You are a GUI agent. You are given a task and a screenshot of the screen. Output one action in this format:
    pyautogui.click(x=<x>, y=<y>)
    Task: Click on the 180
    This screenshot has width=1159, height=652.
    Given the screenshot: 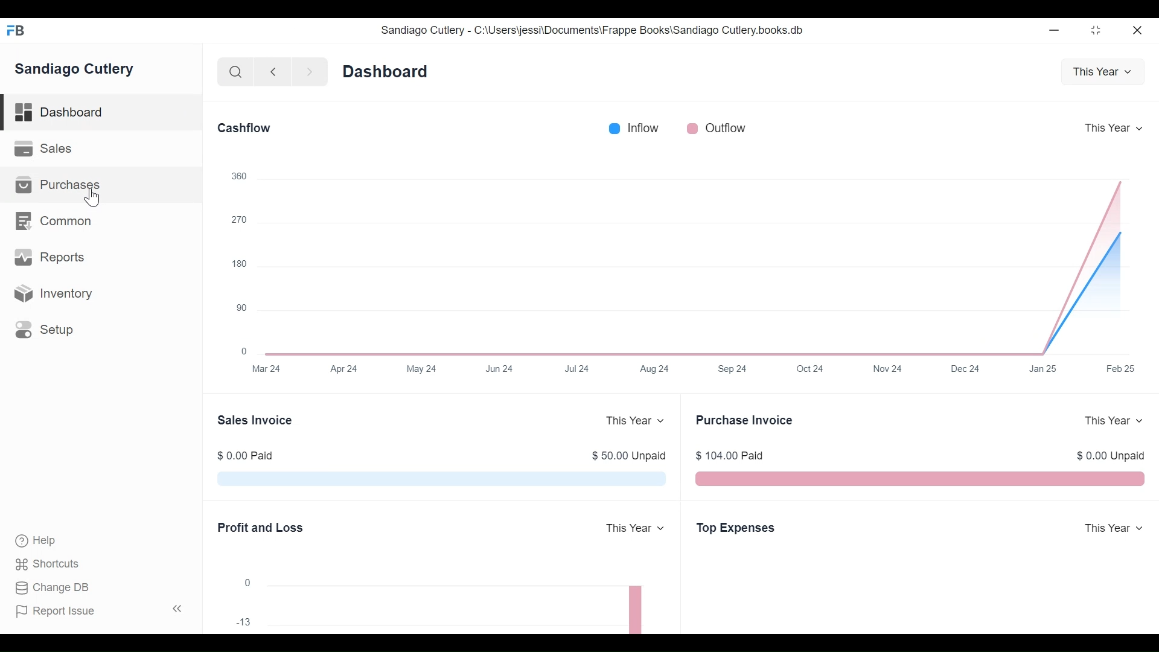 What is the action you would take?
    pyautogui.click(x=240, y=263)
    